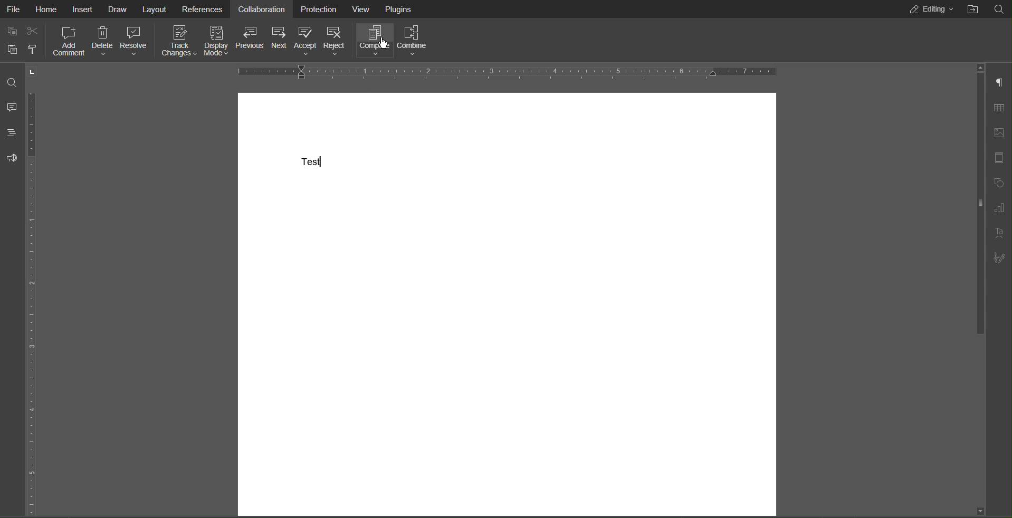 The width and height of the screenshot is (1012, 518). What do you see at coordinates (203, 9) in the screenshot?
I see `References` at bounding box center [203, 9].